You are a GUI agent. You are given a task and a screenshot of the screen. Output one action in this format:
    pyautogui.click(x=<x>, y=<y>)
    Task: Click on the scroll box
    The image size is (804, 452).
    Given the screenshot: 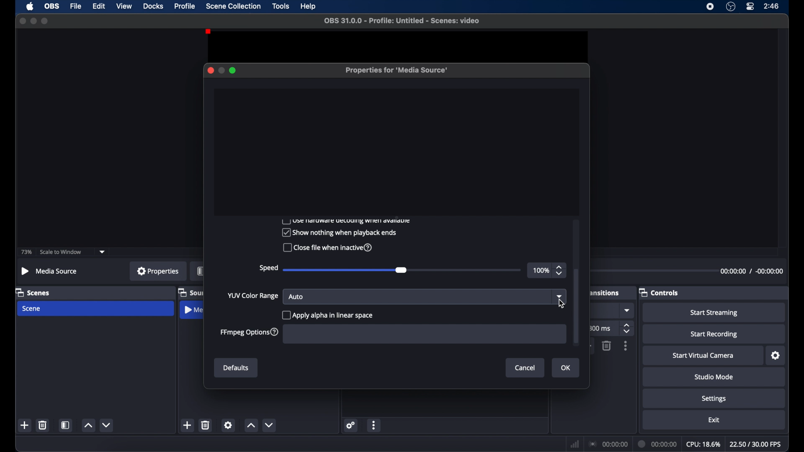 What is the action you would take?
    pyautogui.click(x=576, y=306)
    